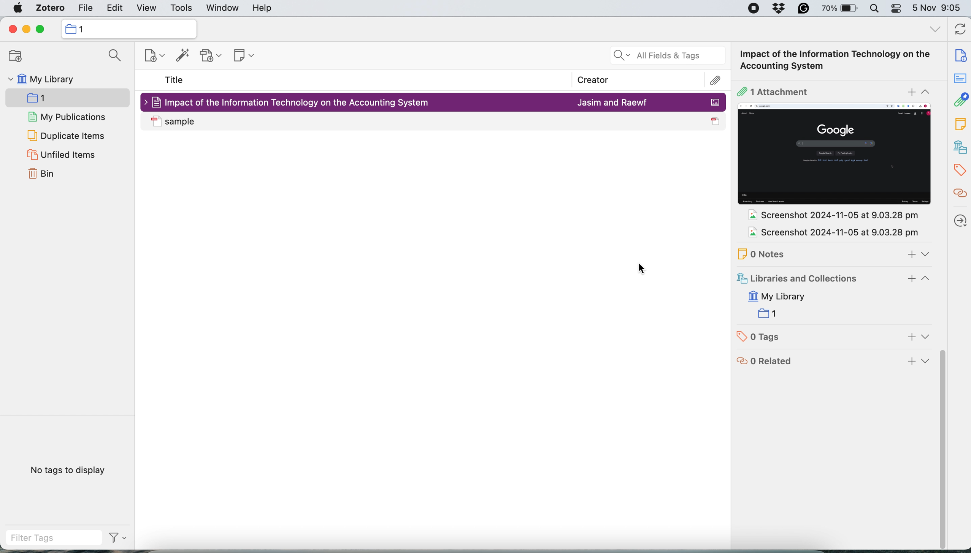 This screenshot has height=553, width=971. Describe the element at coordinates (958, 147) in the screenshot. I see `libraries and collection` at that location.